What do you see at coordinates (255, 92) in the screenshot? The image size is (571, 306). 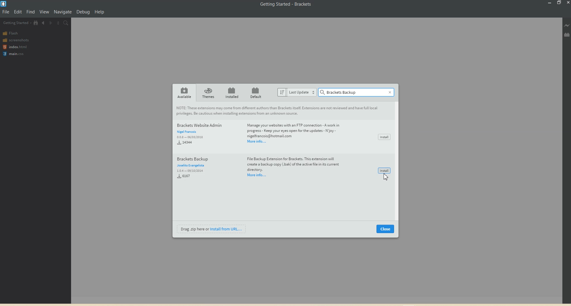 I see `Default` at bounding box center [255, 92].